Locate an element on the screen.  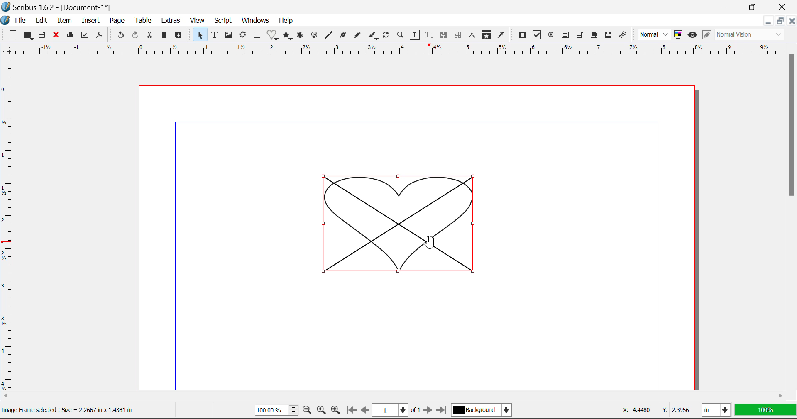
Text Annotation is located at coordinates (608, 35).